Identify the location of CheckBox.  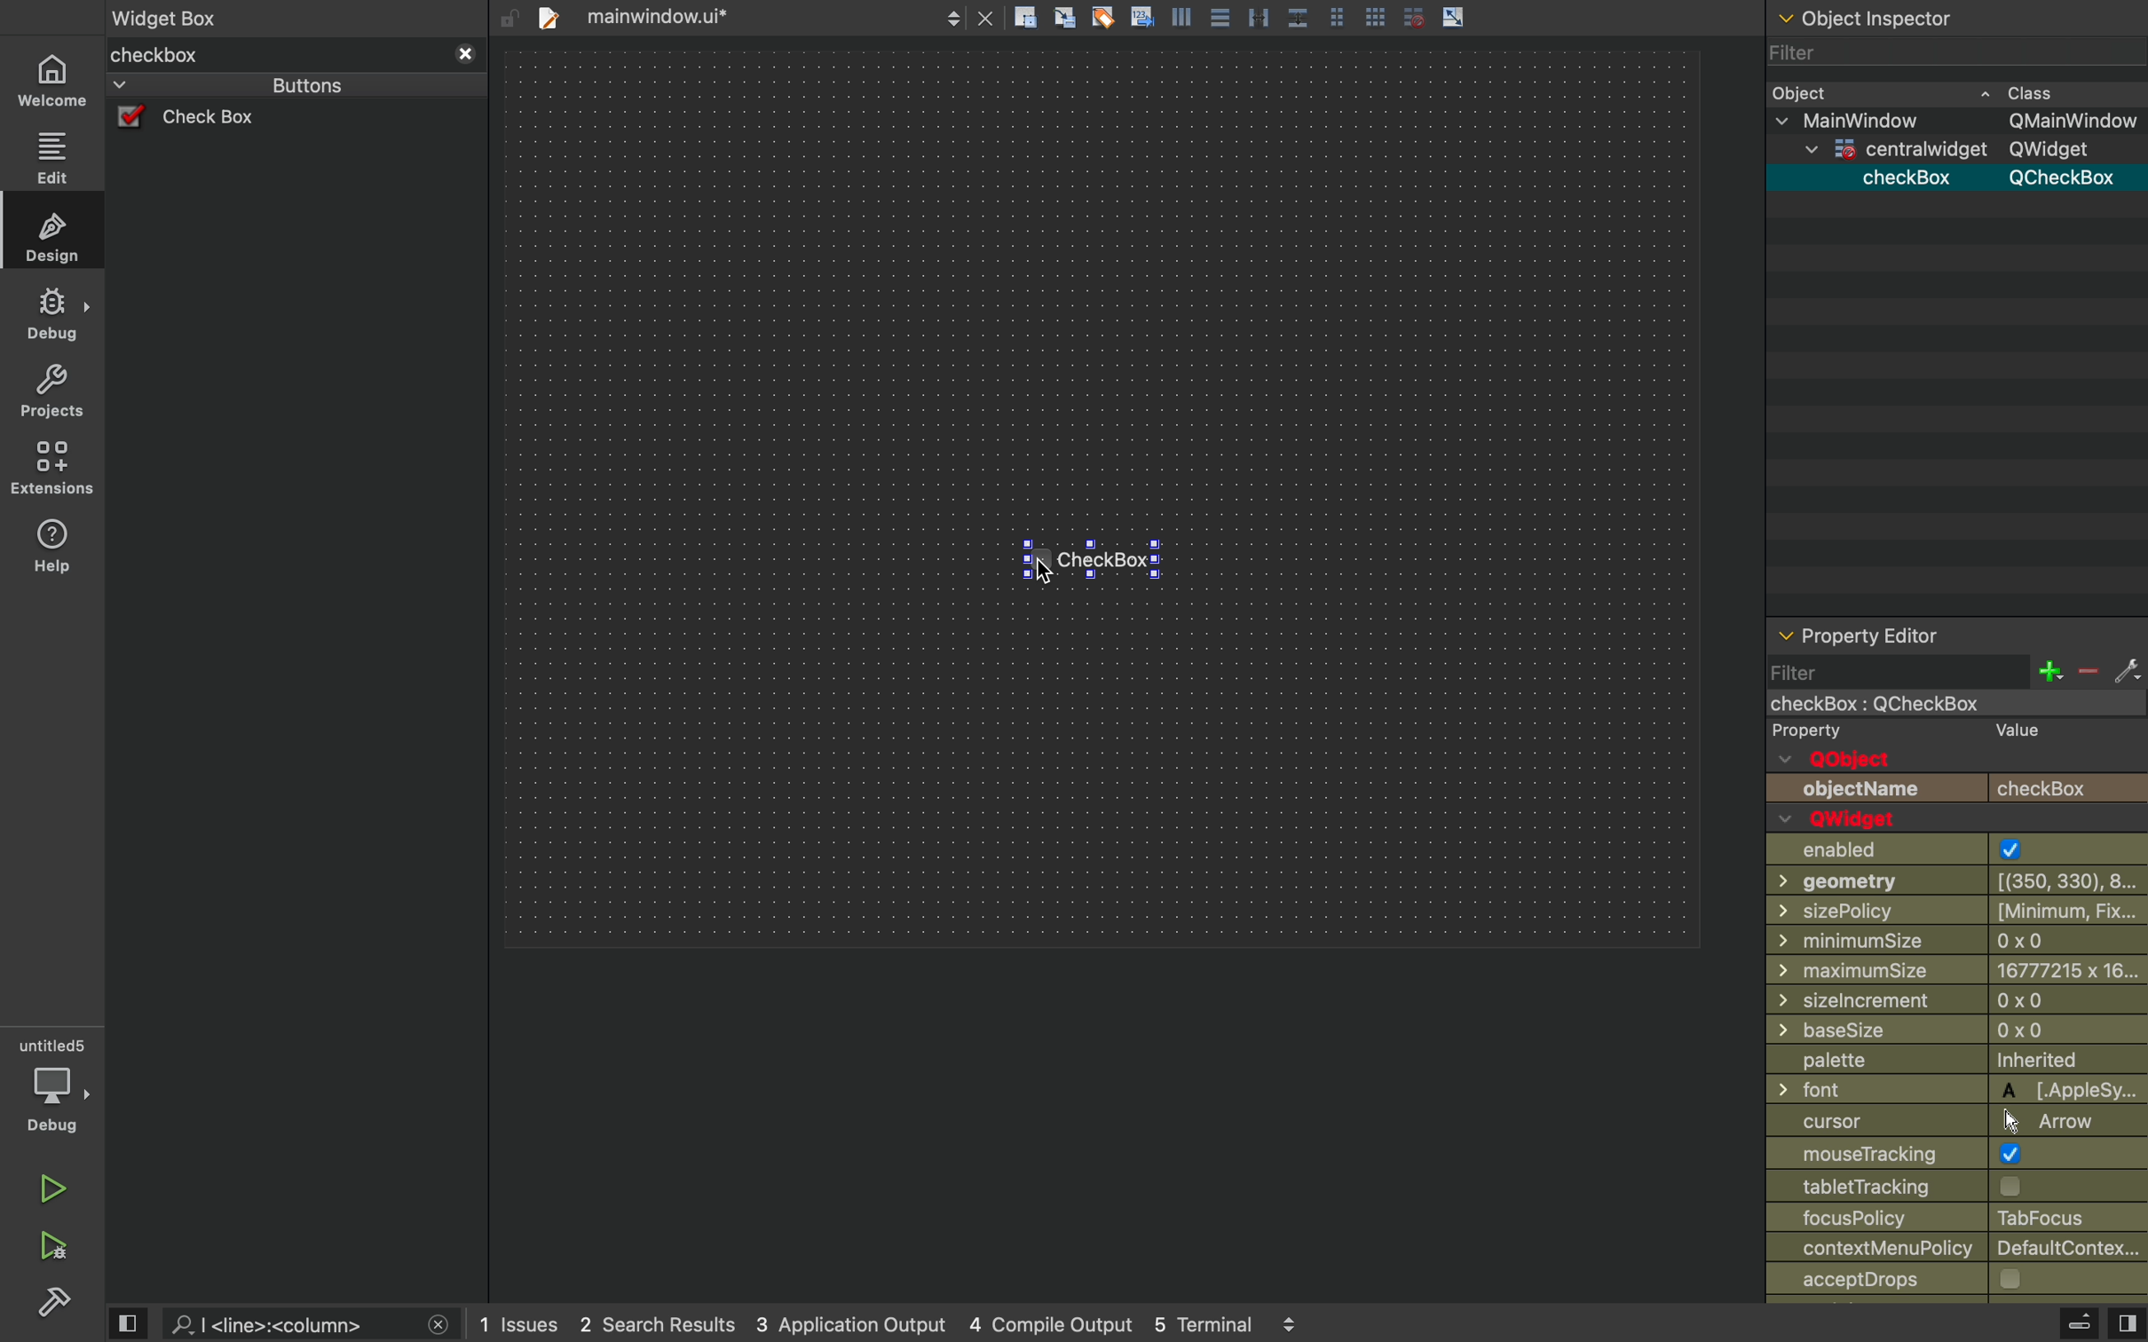
(1110, 566).